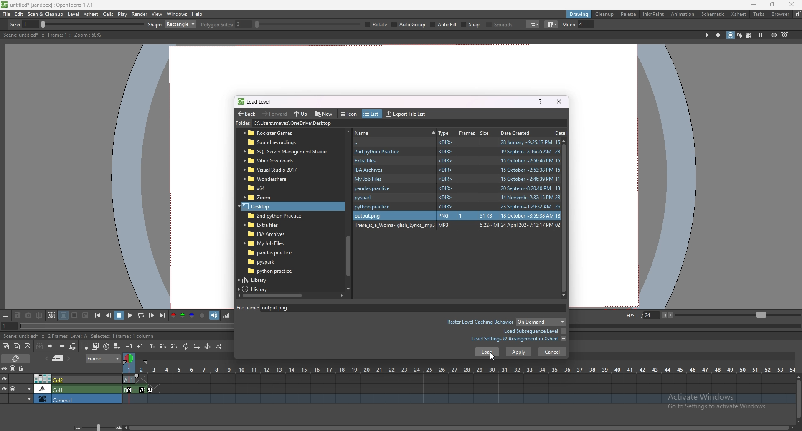  I want to click on close x subsheet, so click(61, 346).